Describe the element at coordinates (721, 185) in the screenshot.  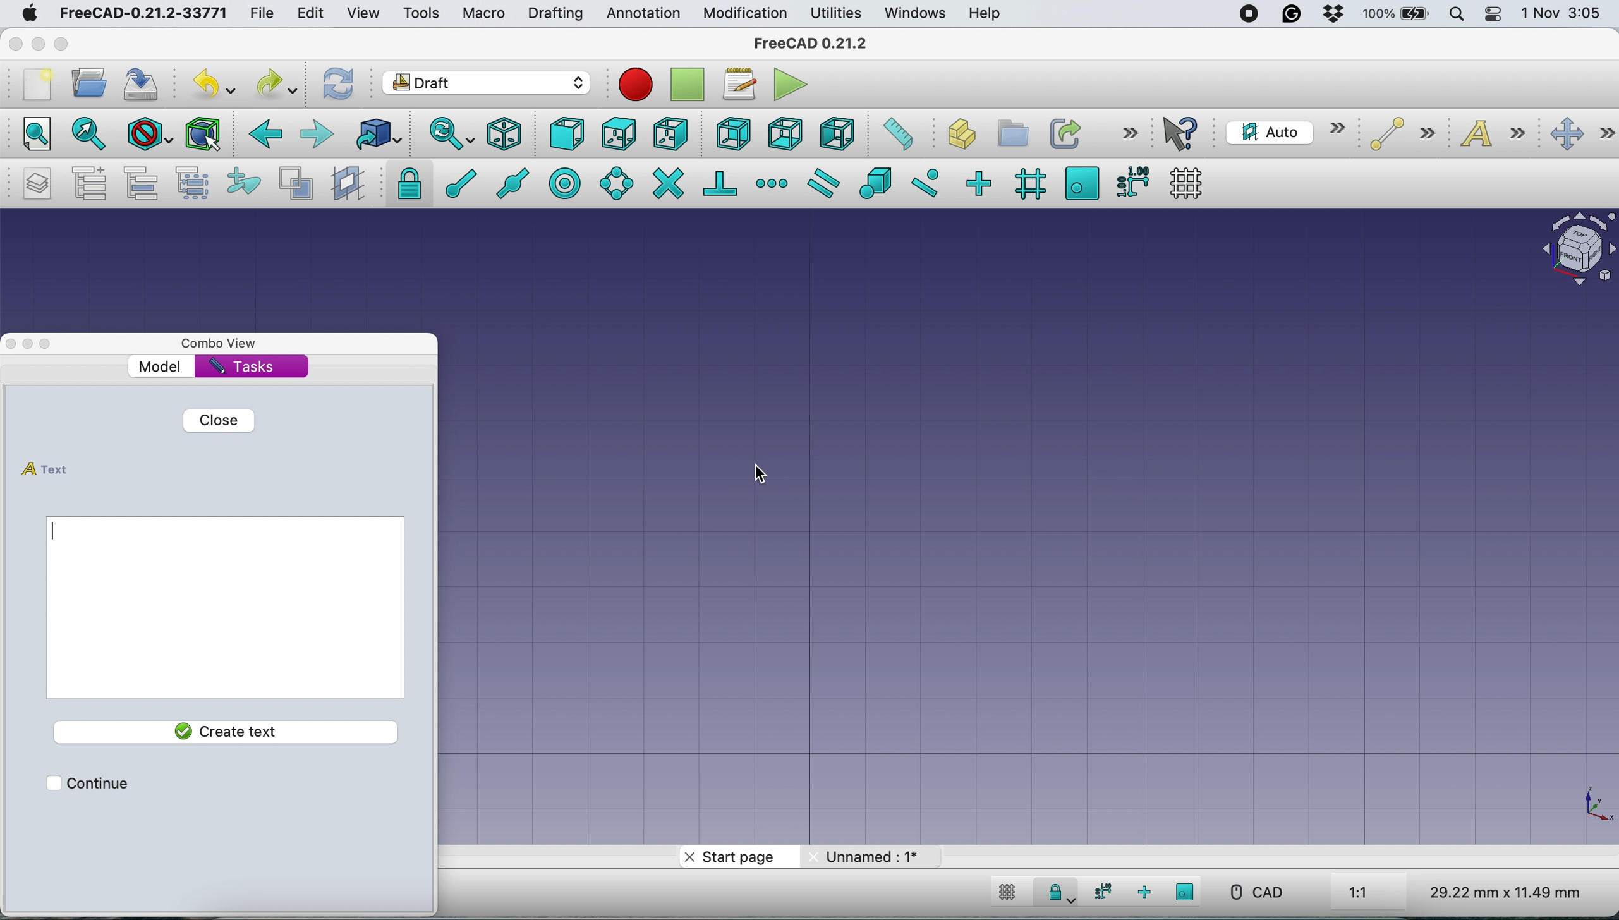
I see `snap perpendiculat` at that location.